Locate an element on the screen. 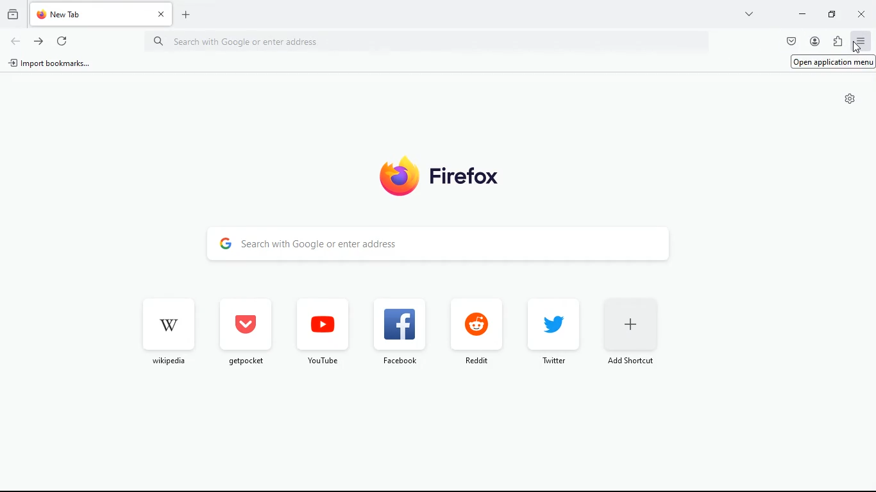 Image resolution: width=876 pixels, height=492 pixels. add tab is located at coordinates (188, 15).